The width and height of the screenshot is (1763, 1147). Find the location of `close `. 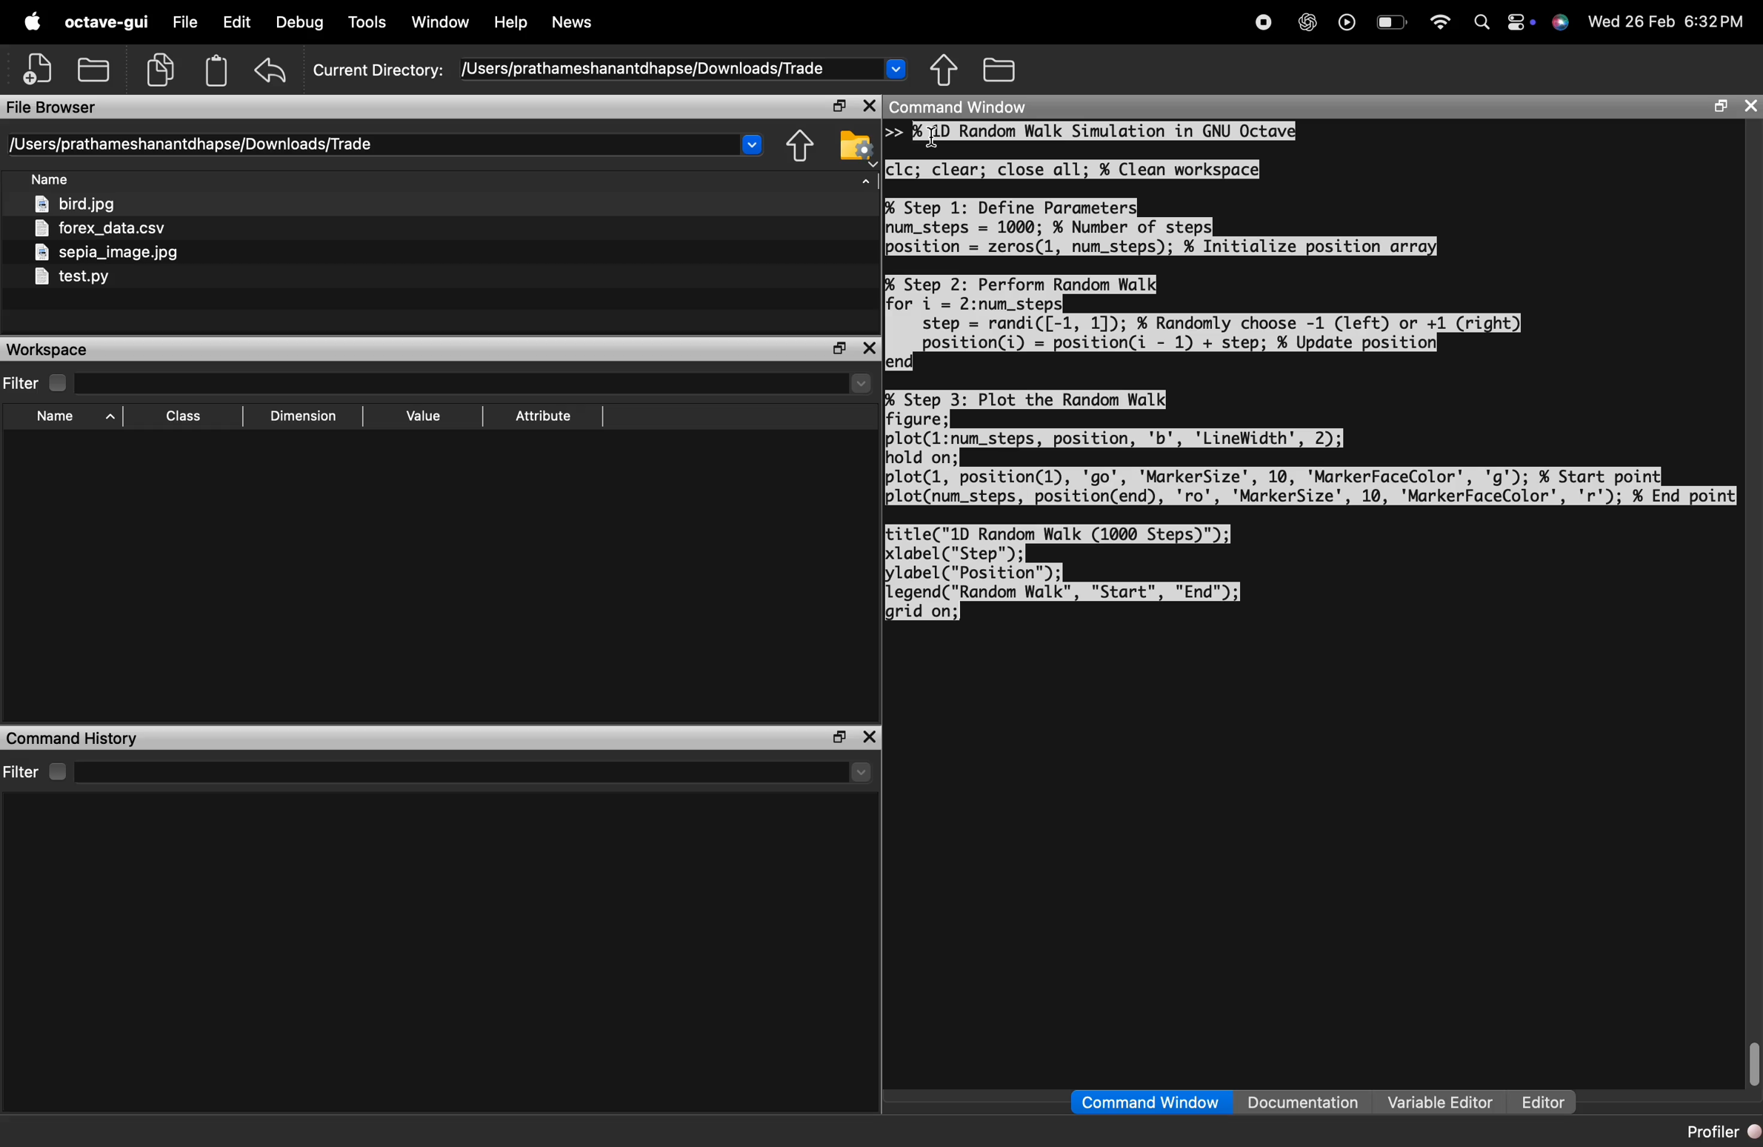

close  is located at coordinates (870, 737).